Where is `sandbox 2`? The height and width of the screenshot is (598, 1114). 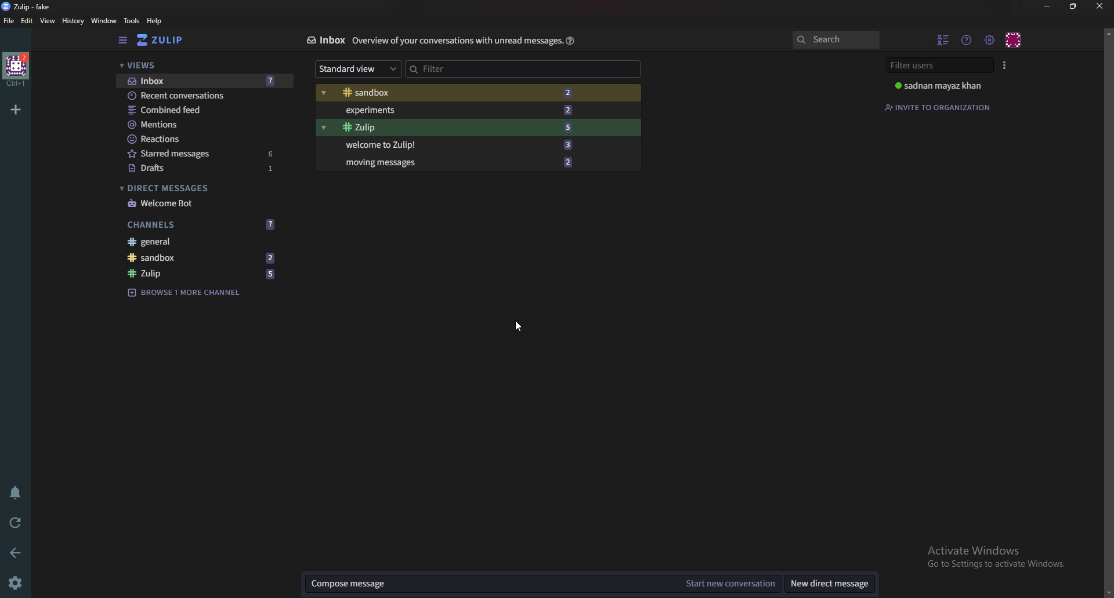
sandbox 2 is located at coordinates (200, 258).